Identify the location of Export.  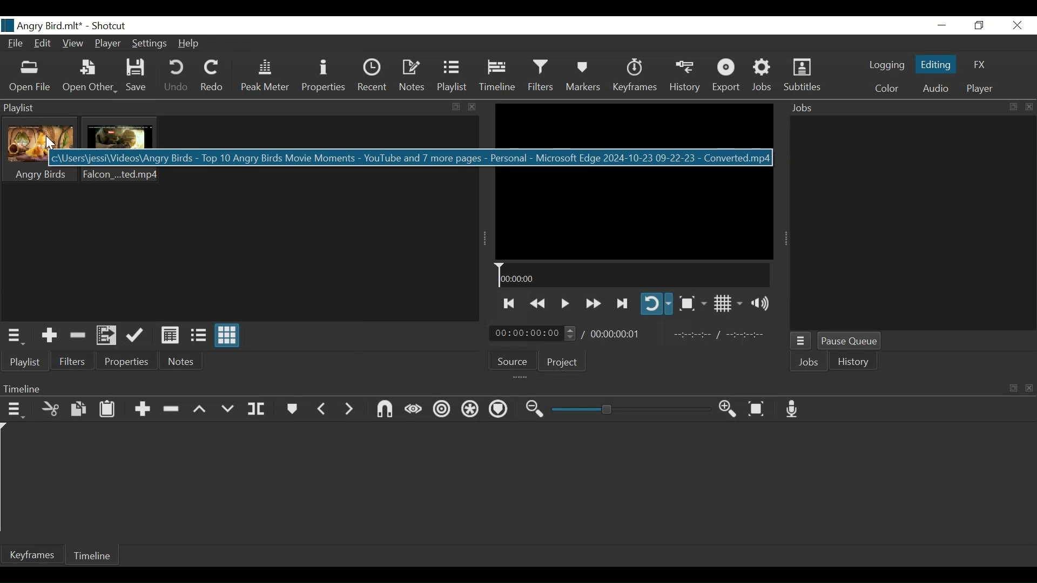
(729, 77).